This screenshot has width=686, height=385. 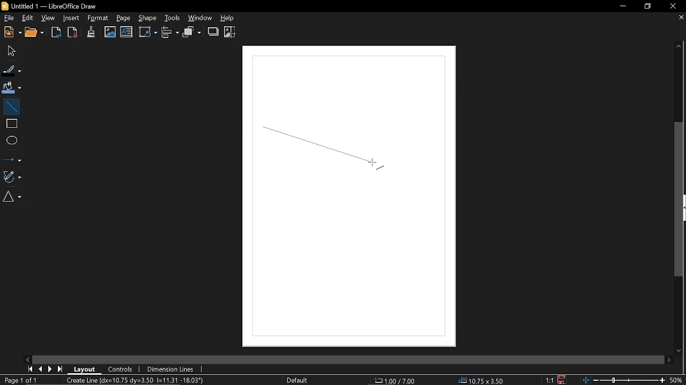 What do you see at coordinates (35, 33) in the screenshot?
I see `Open` at bounding box center [35, 33].